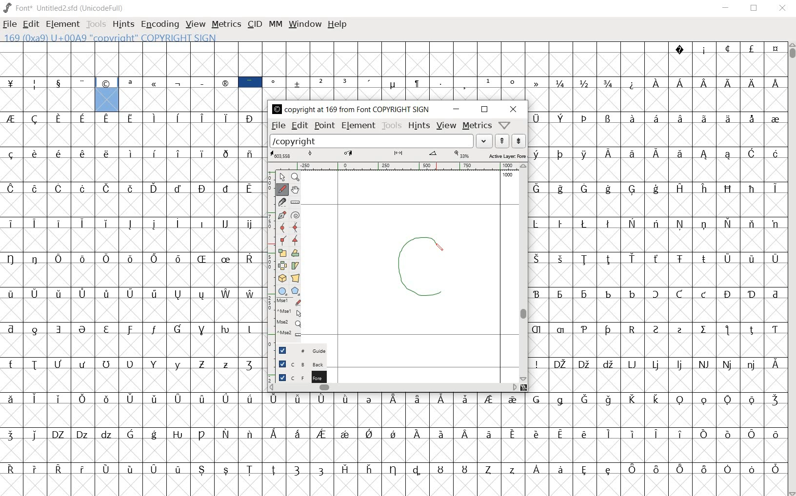 The height and width of the screenshot is (496, 796). Describe the element at coordinates (226, 24) in the screenshot. I see `metrics` at that location.